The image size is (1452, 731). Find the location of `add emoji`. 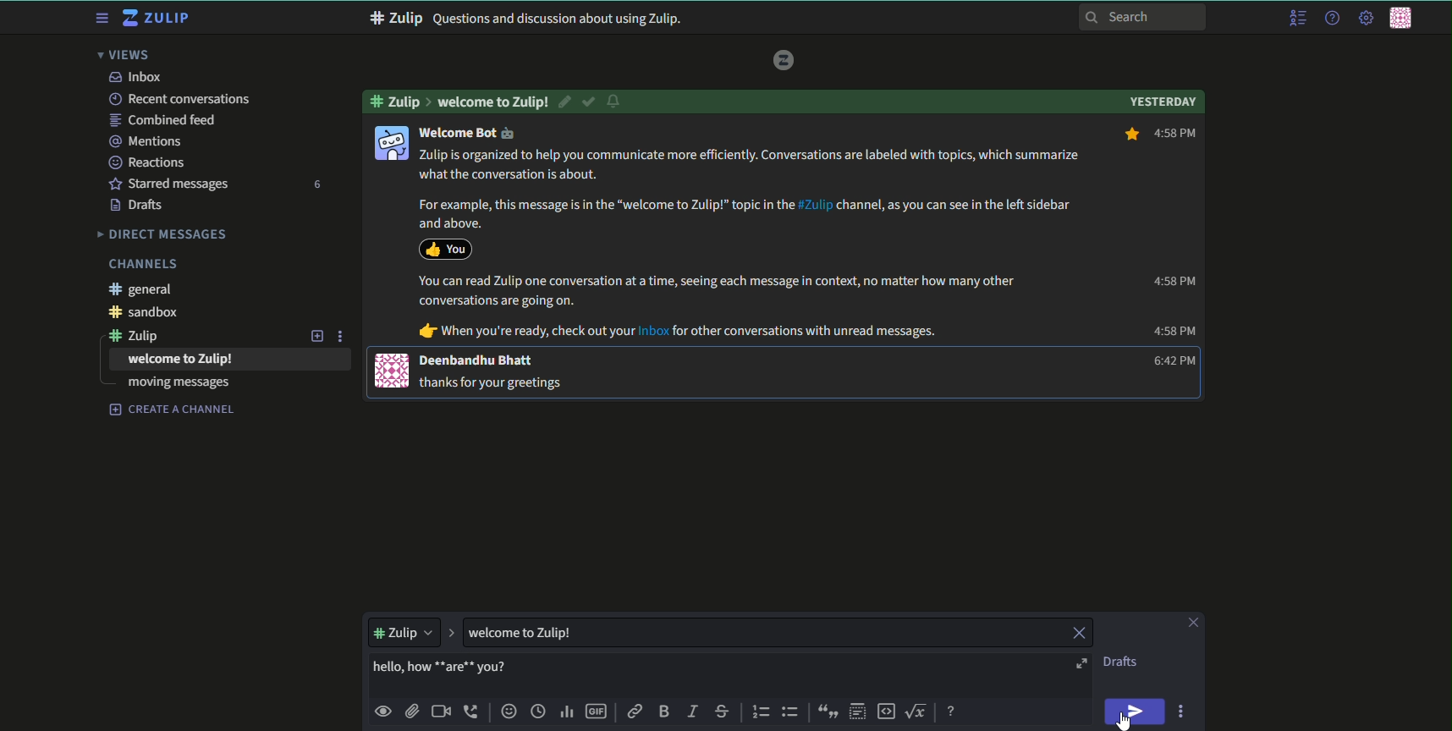

add emoji is located at coordinates (508, 712).